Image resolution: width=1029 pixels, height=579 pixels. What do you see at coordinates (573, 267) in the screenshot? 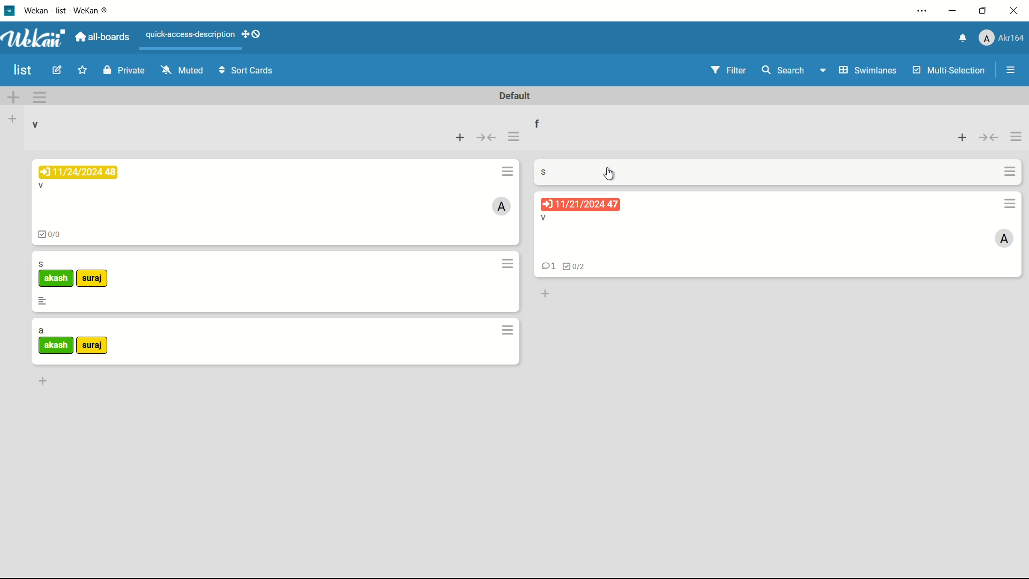
I see `checklist` at bounding box center [573, 267].